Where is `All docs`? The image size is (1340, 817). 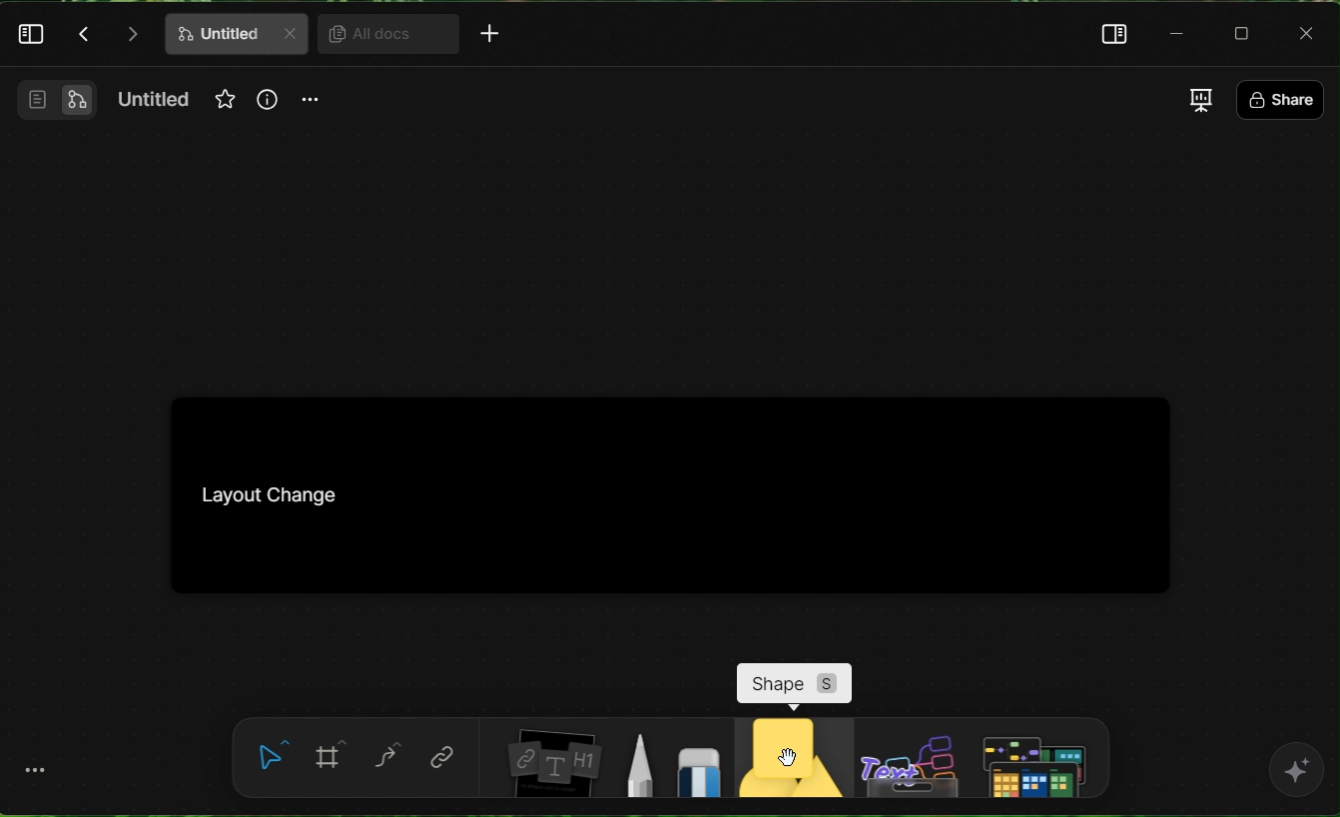 All docs is located at coordinates (380, 35).